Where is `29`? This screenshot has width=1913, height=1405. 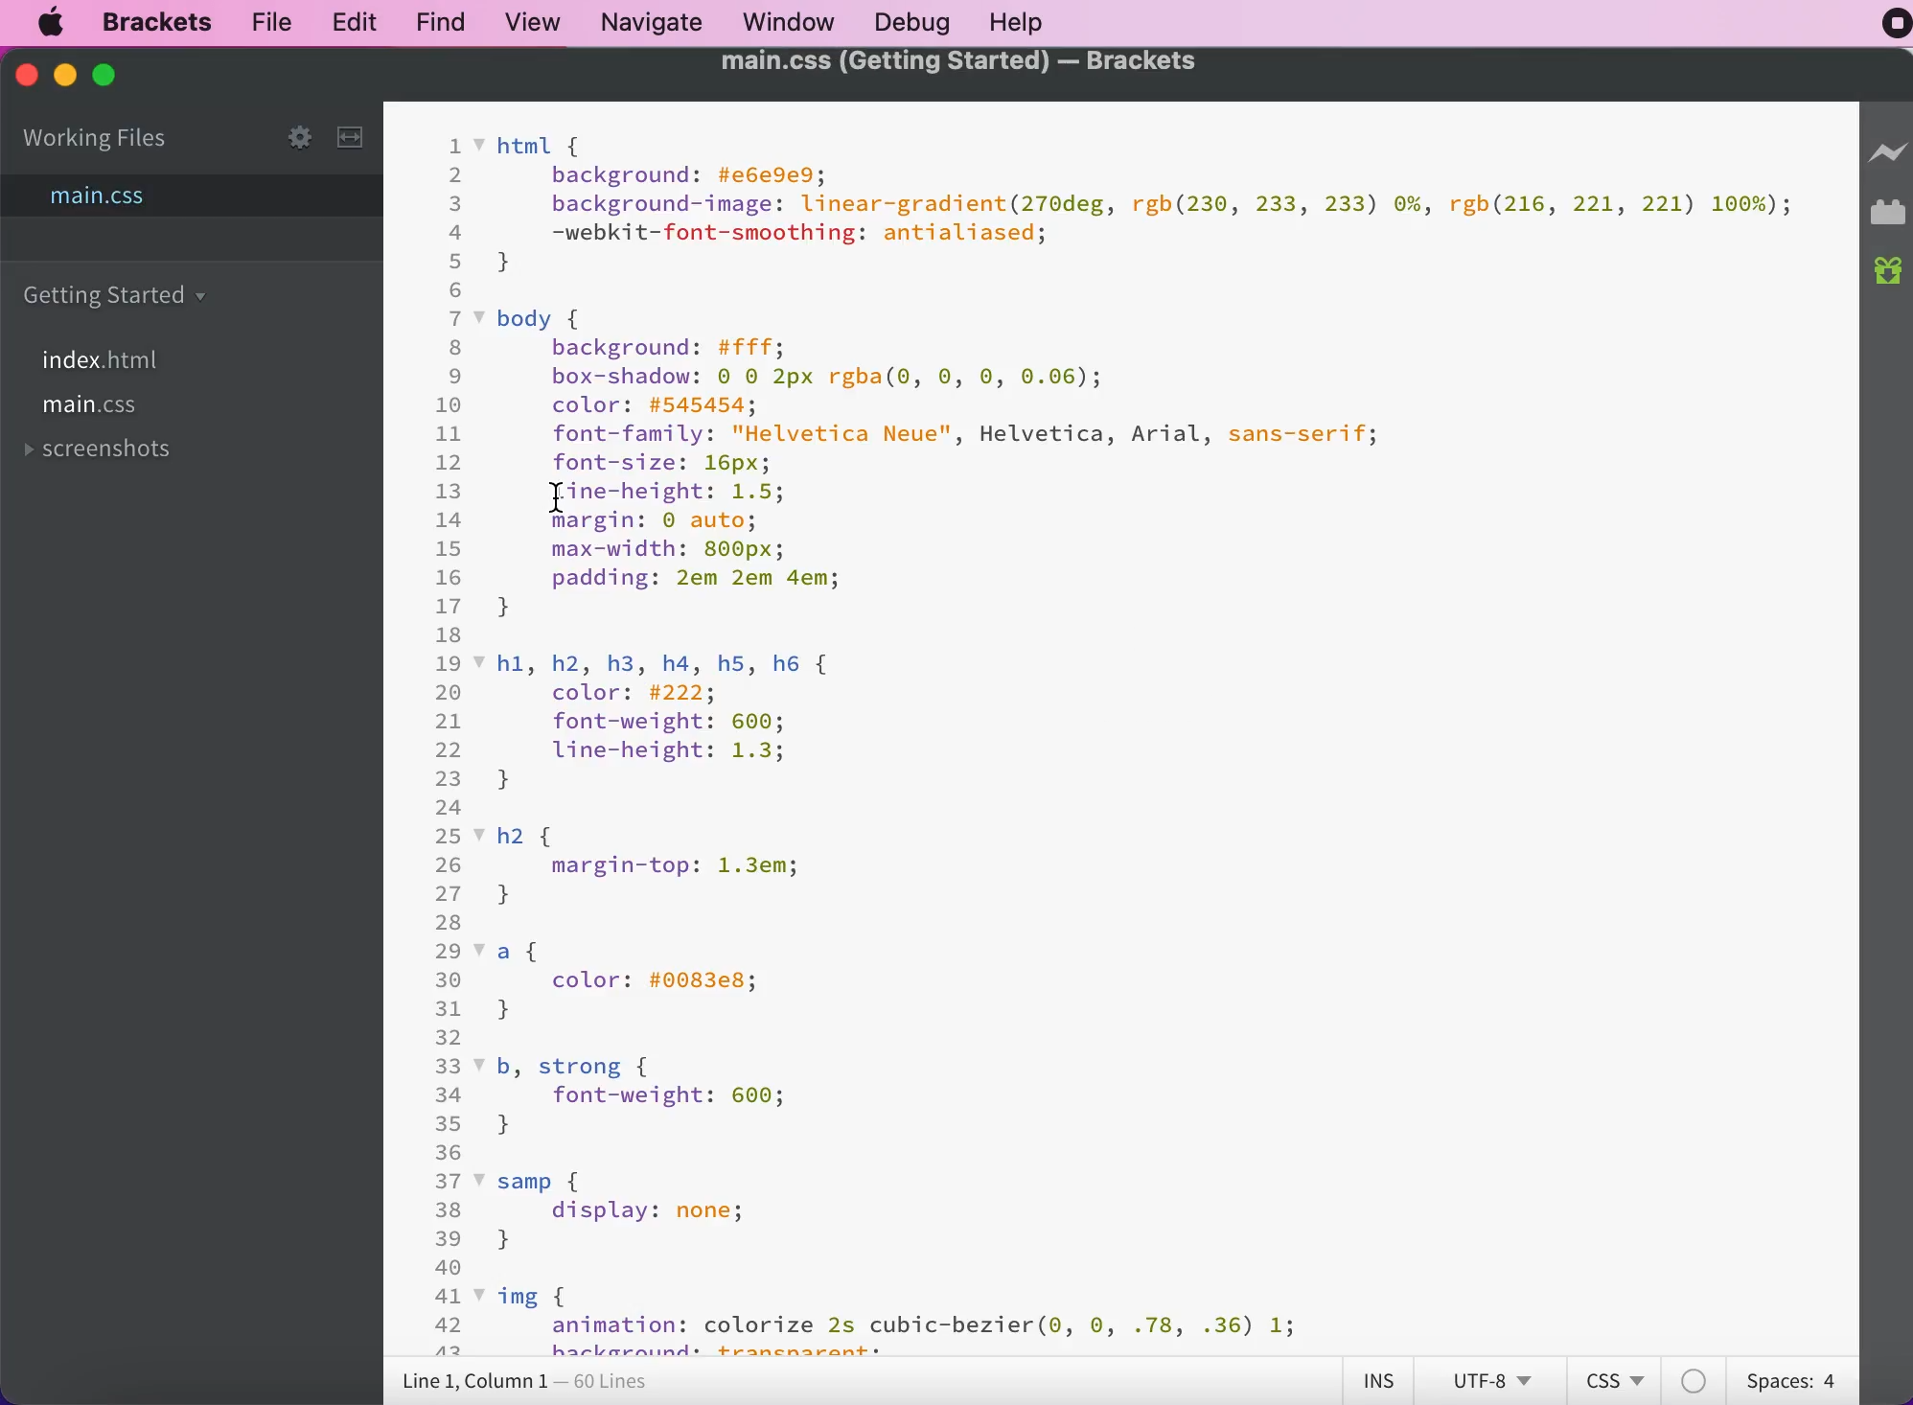 29 is located at coordinates (449, 951).